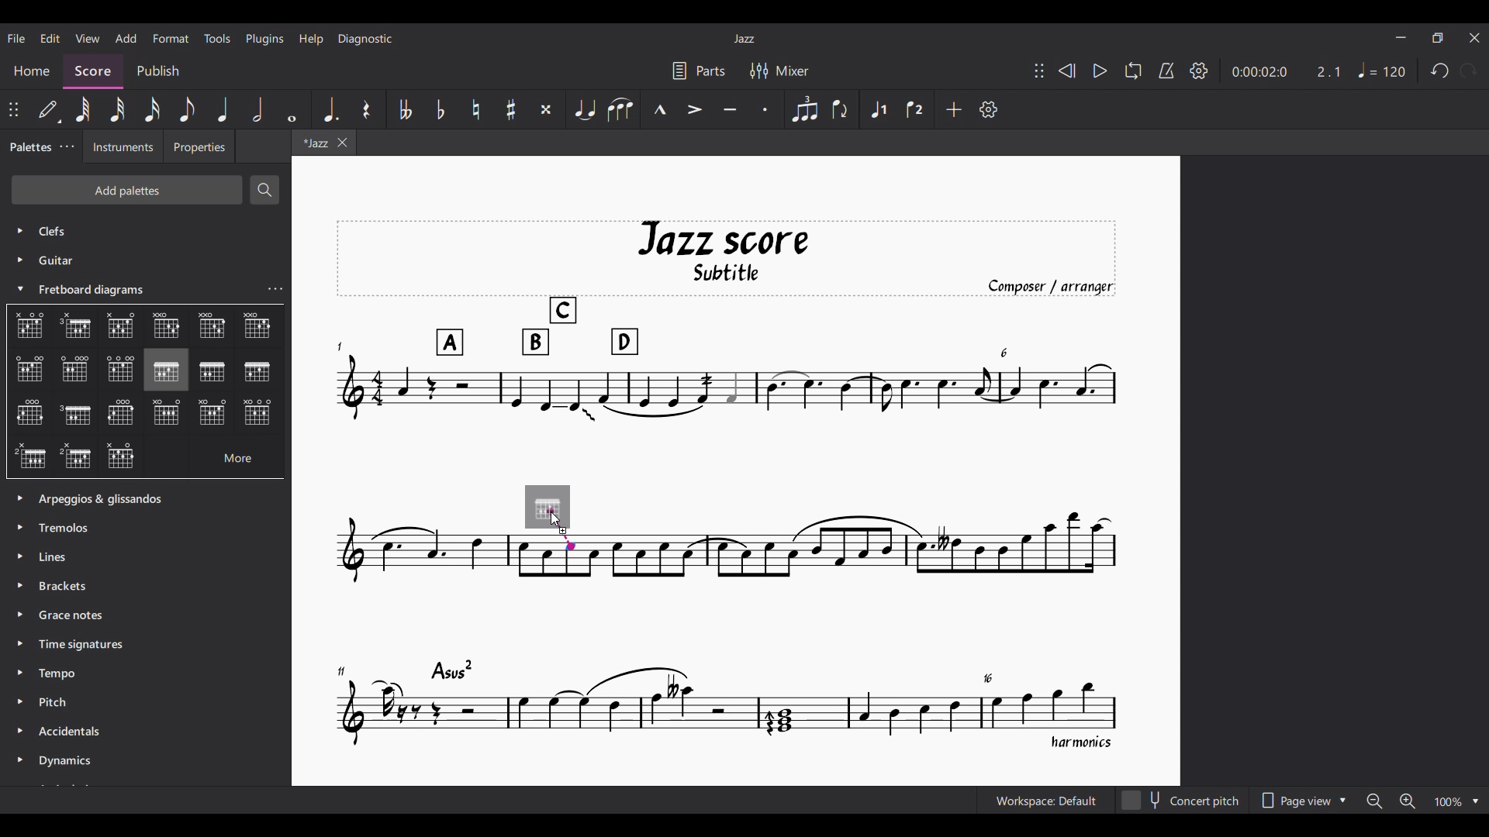 The width and height of the screenshot is (1489, 837). Describe the element at coordinates (585, 108) in the screenshot. I see `Tie` at that location.